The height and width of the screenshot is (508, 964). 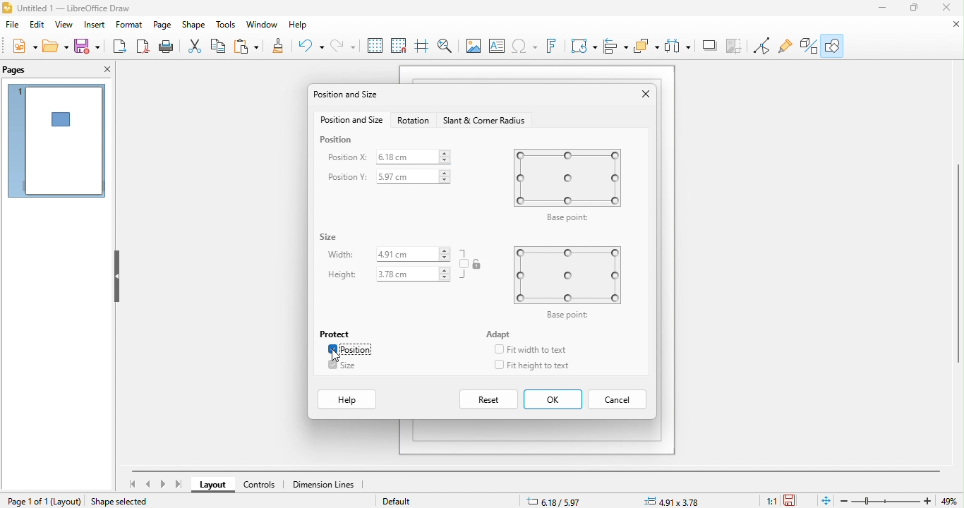 I want to click on format, so click(x=131, y=26).